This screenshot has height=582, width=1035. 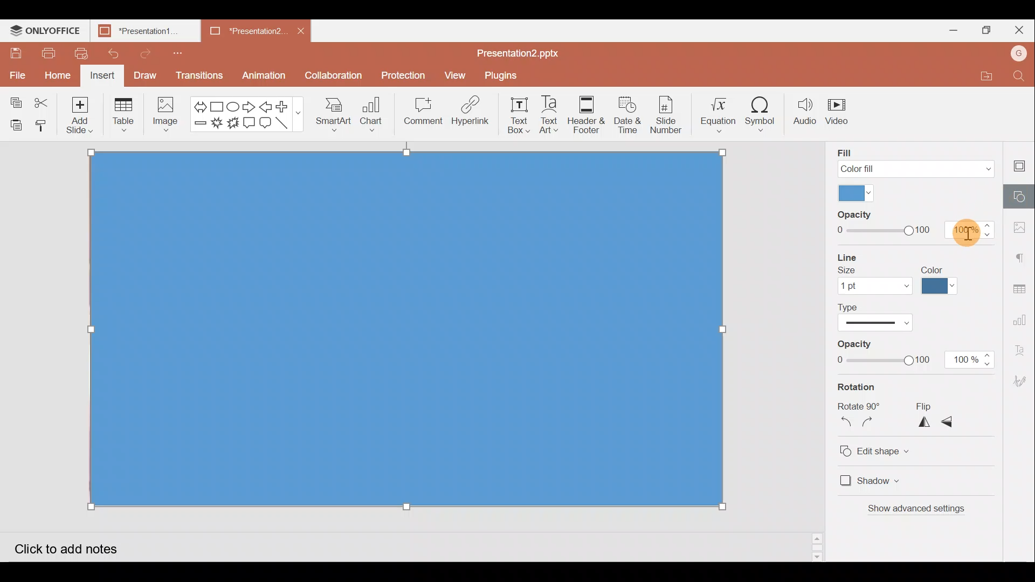 What do you see at coordinates (266, 123) in the screenshot?
I see `Rounded Rectangular callout` at bounding box center [266, 123].